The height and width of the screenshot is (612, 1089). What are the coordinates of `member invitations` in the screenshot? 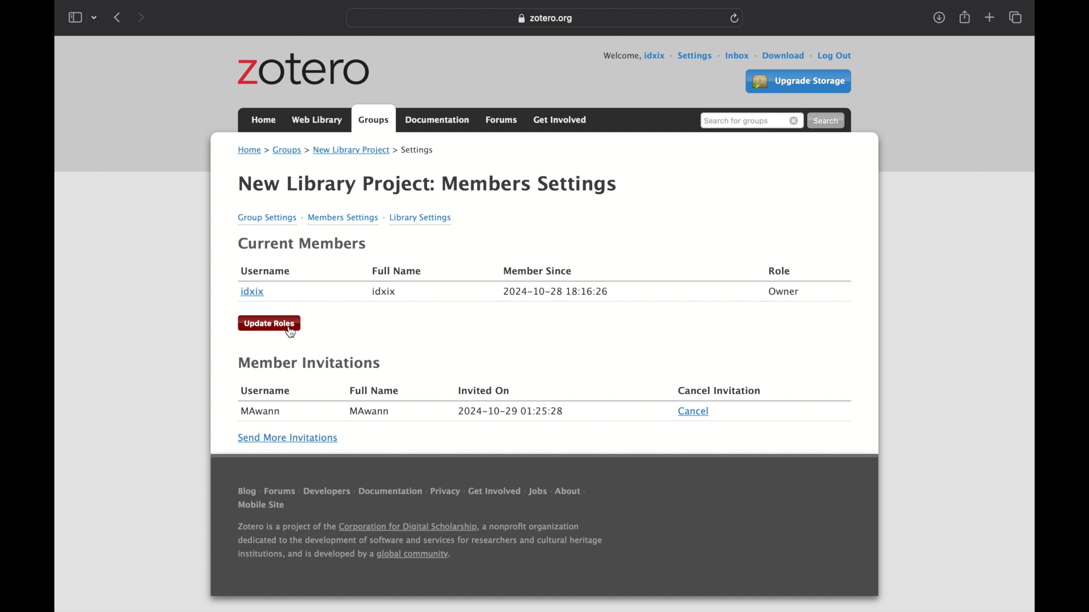 It's located at (310, 364).